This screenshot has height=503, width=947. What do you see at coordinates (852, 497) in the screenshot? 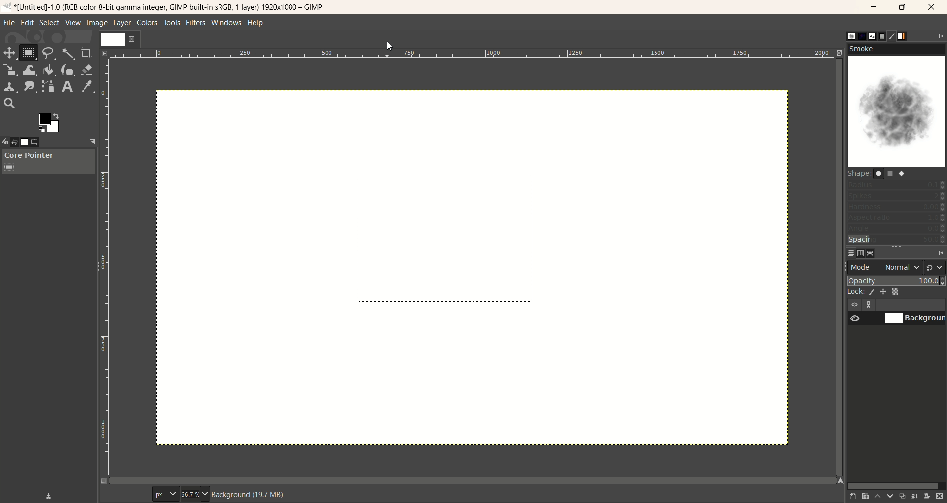
I see `create a new layer with last used values` at bounding box center [852, 497].